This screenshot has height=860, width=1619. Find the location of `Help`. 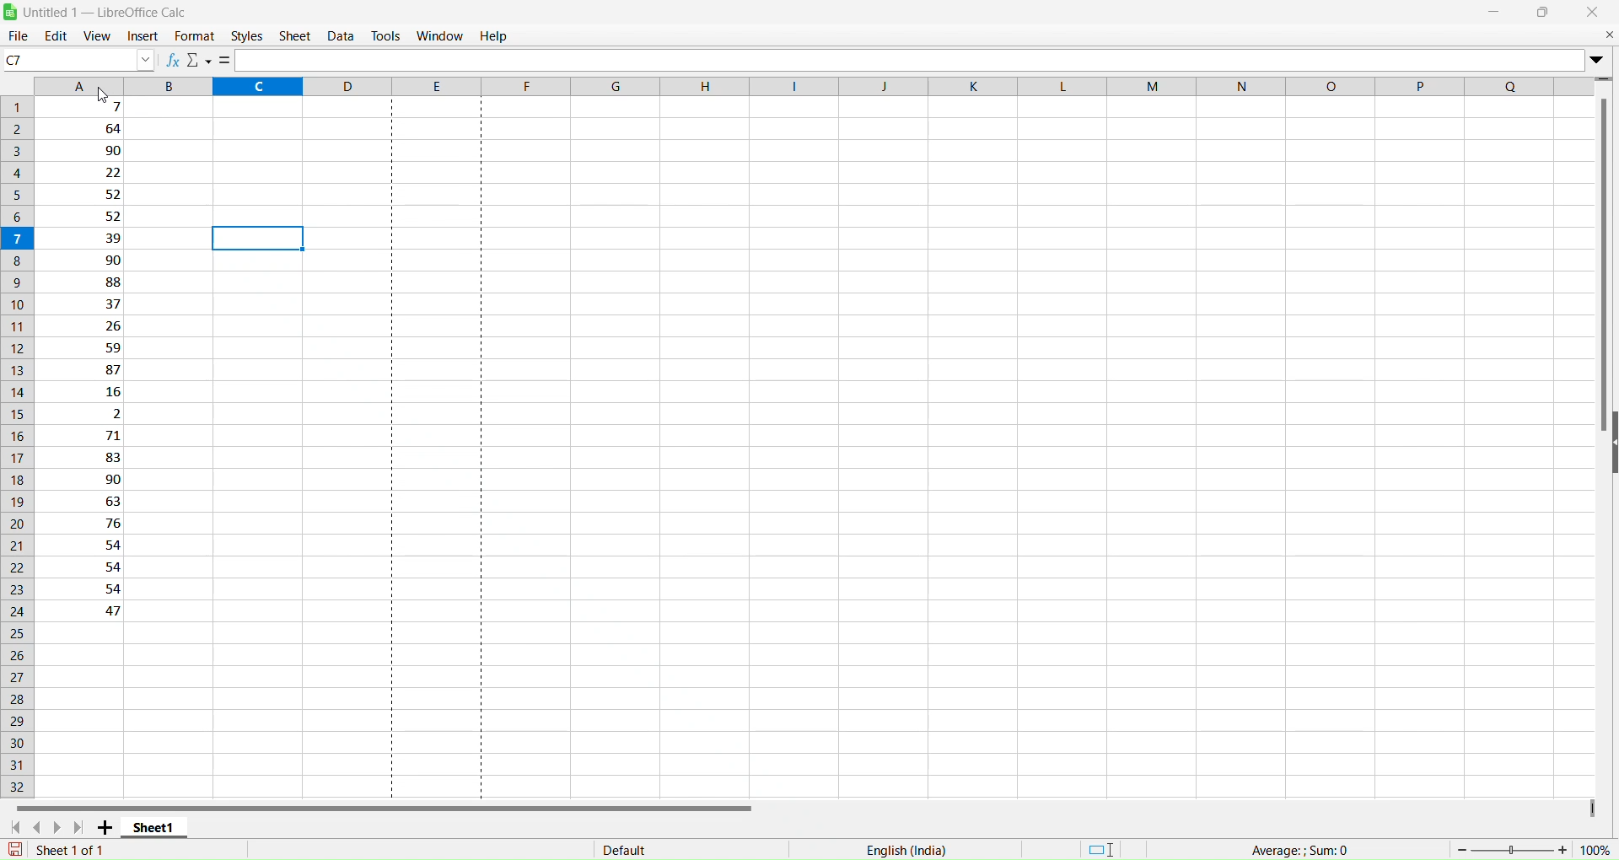

Help is located at coordinates (495, 35).